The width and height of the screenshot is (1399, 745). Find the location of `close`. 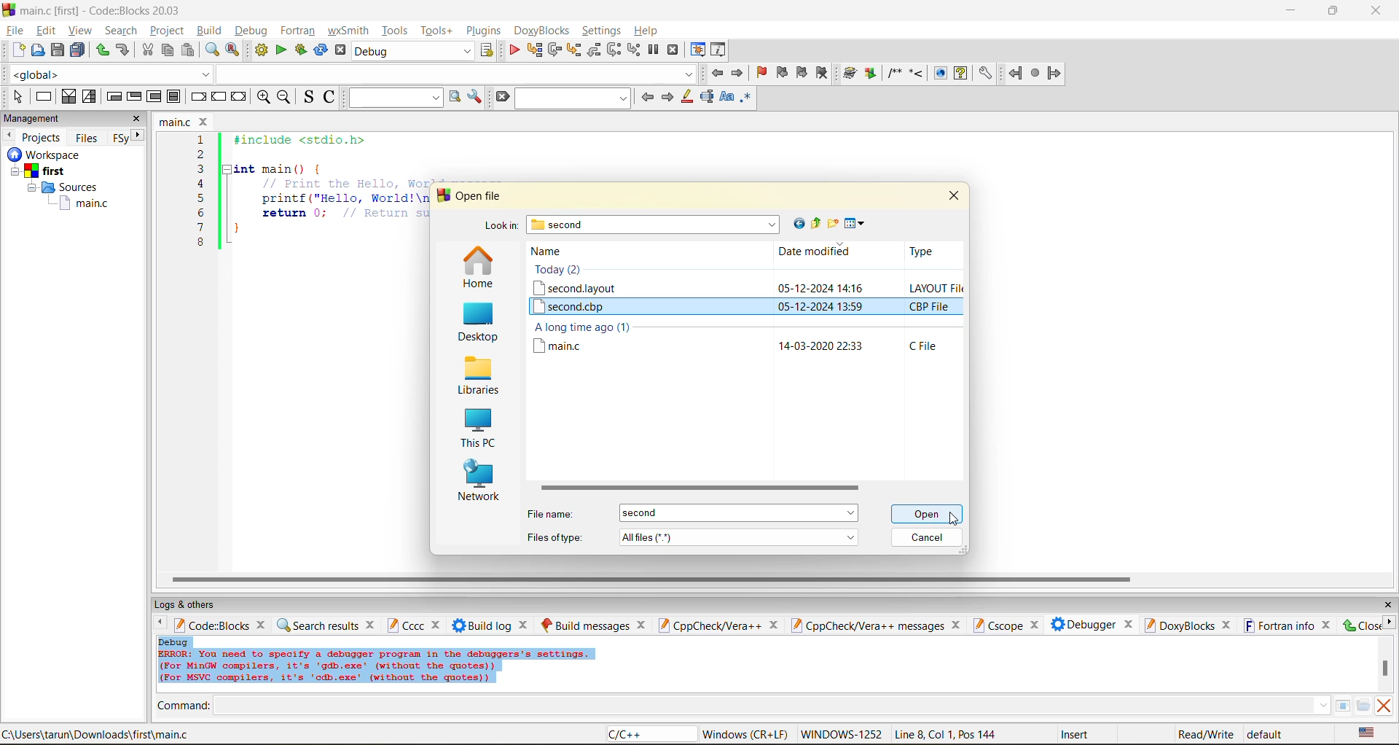

close is located at coordinates (137, 119).